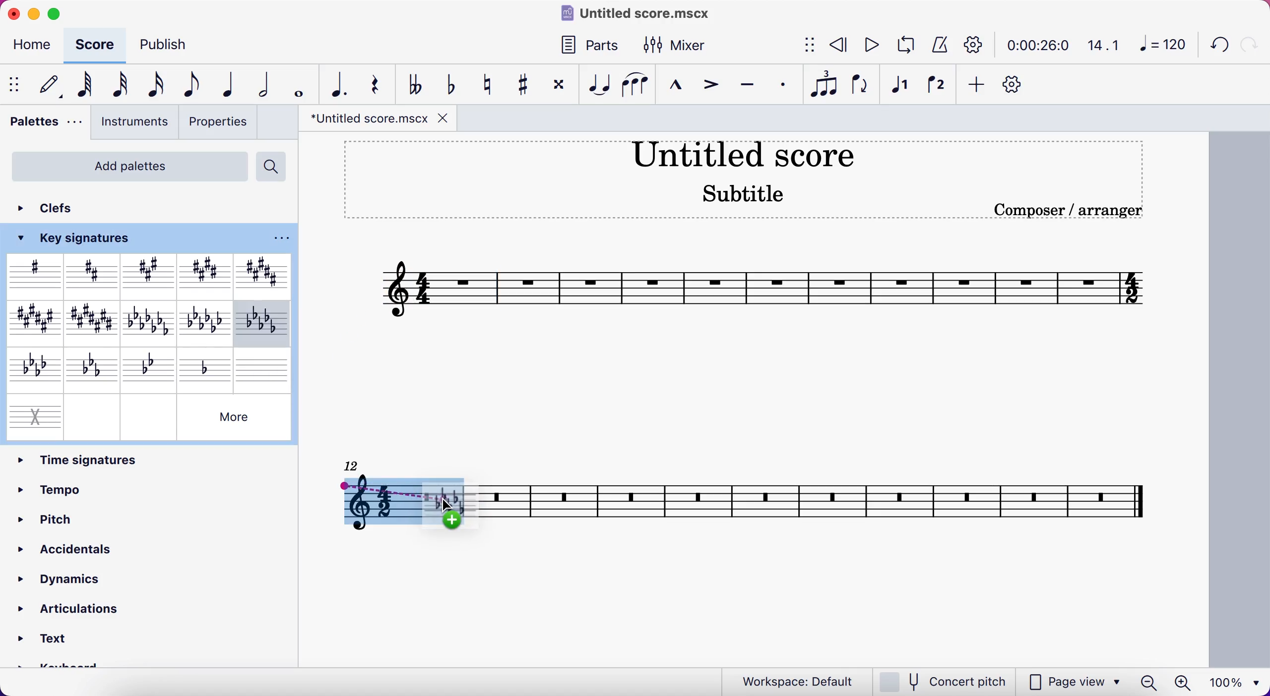  What do you see at coordinates (1060, 210) in the screenshot?
I see `Composer / arranger` at bounding box center [1060, 210].